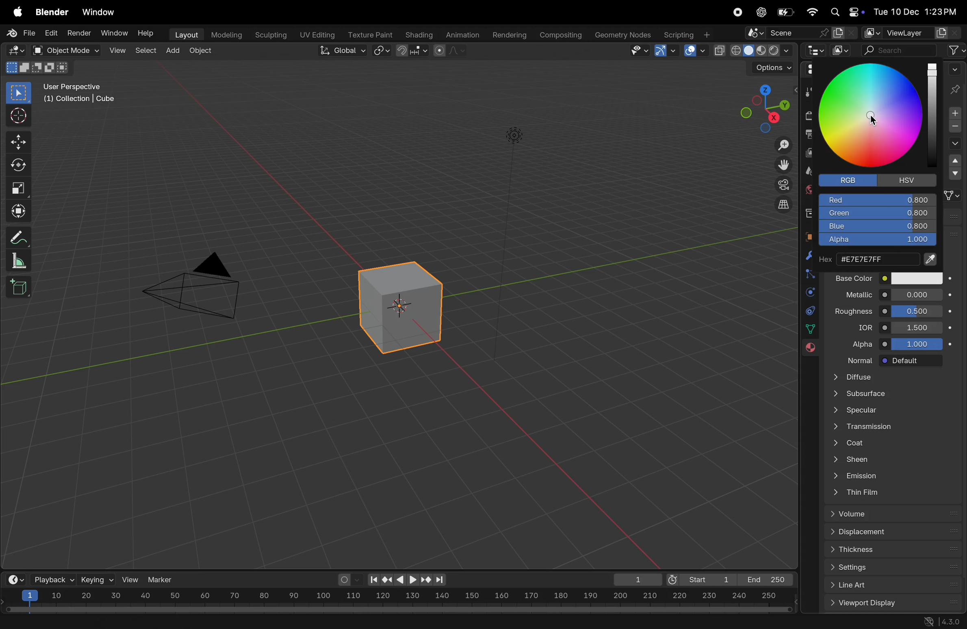 Image resolution: width=967 pixels, height=629 pixels. Describe the element at coordinates (804, 258) in the screenshot. I see `modifiers` at that location.